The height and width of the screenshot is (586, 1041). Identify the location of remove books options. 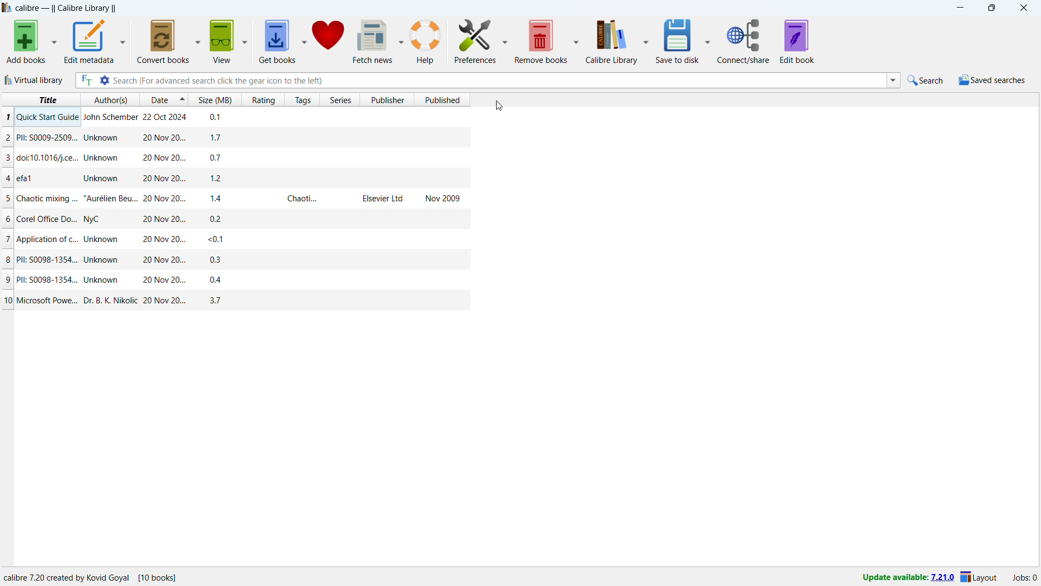
(576, 40).